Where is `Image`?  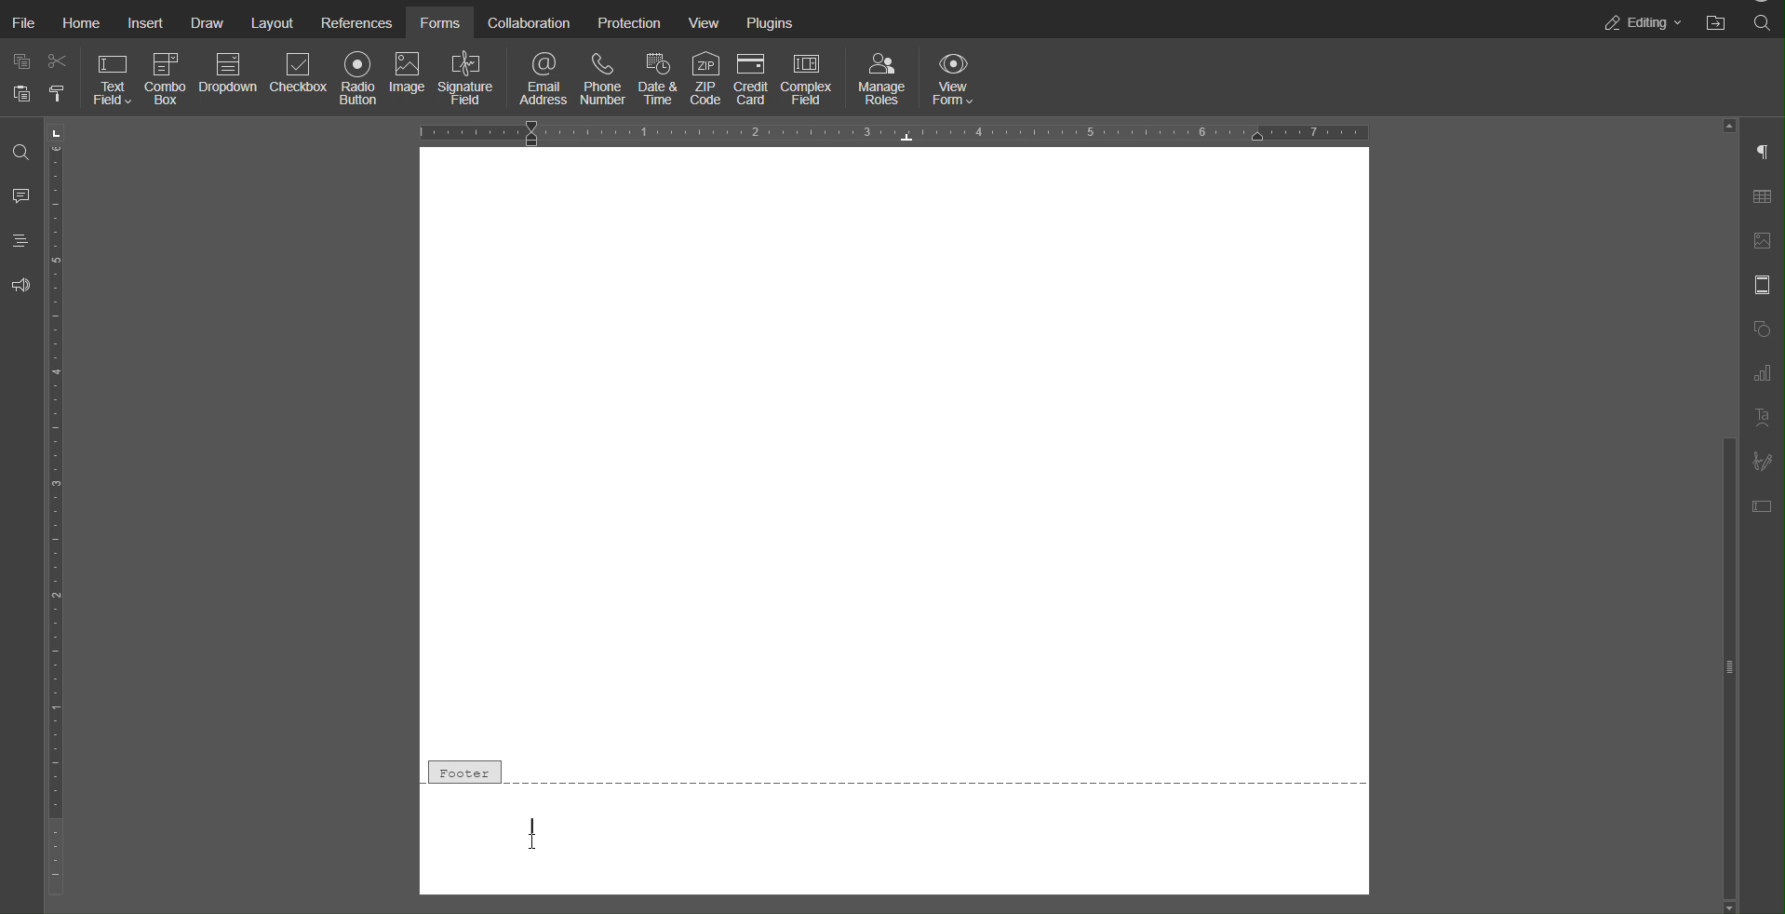 Image is located at coordinates (409, 80).